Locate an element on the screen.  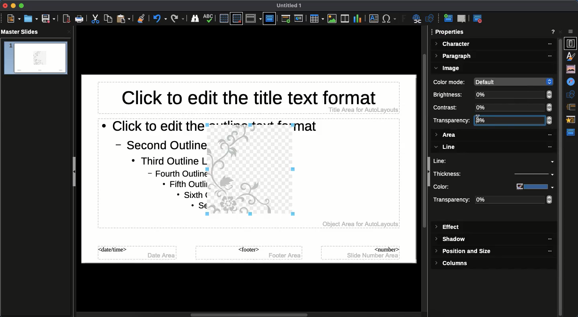
Special characters is located at coordinates (389, 19).